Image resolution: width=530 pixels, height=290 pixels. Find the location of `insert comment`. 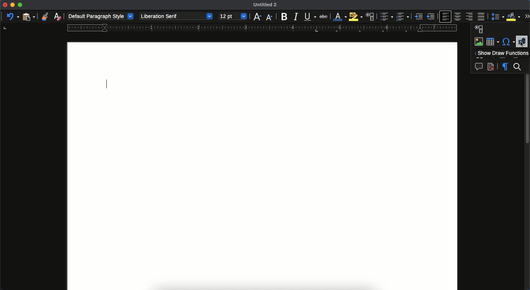

insert comment is located at coordinates (479, 67).